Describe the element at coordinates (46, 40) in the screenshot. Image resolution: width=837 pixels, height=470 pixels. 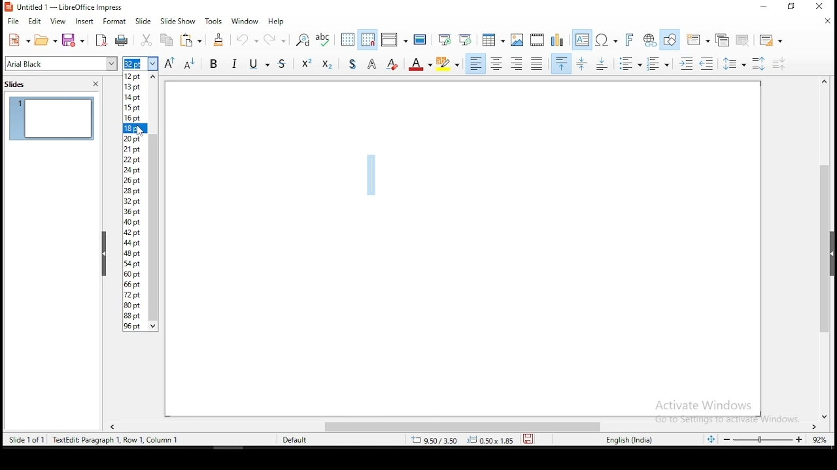
I see `open` at that location.